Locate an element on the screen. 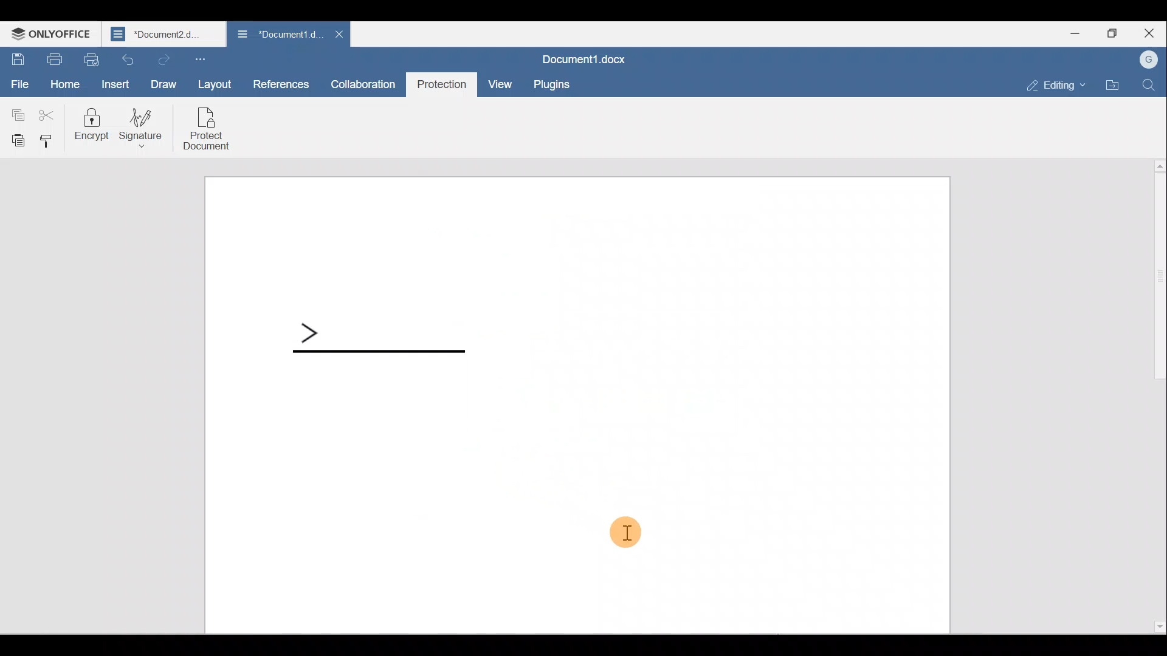 This screenshot has width=1167, height=656. Editing mode is located at coordinates (1058, 85).